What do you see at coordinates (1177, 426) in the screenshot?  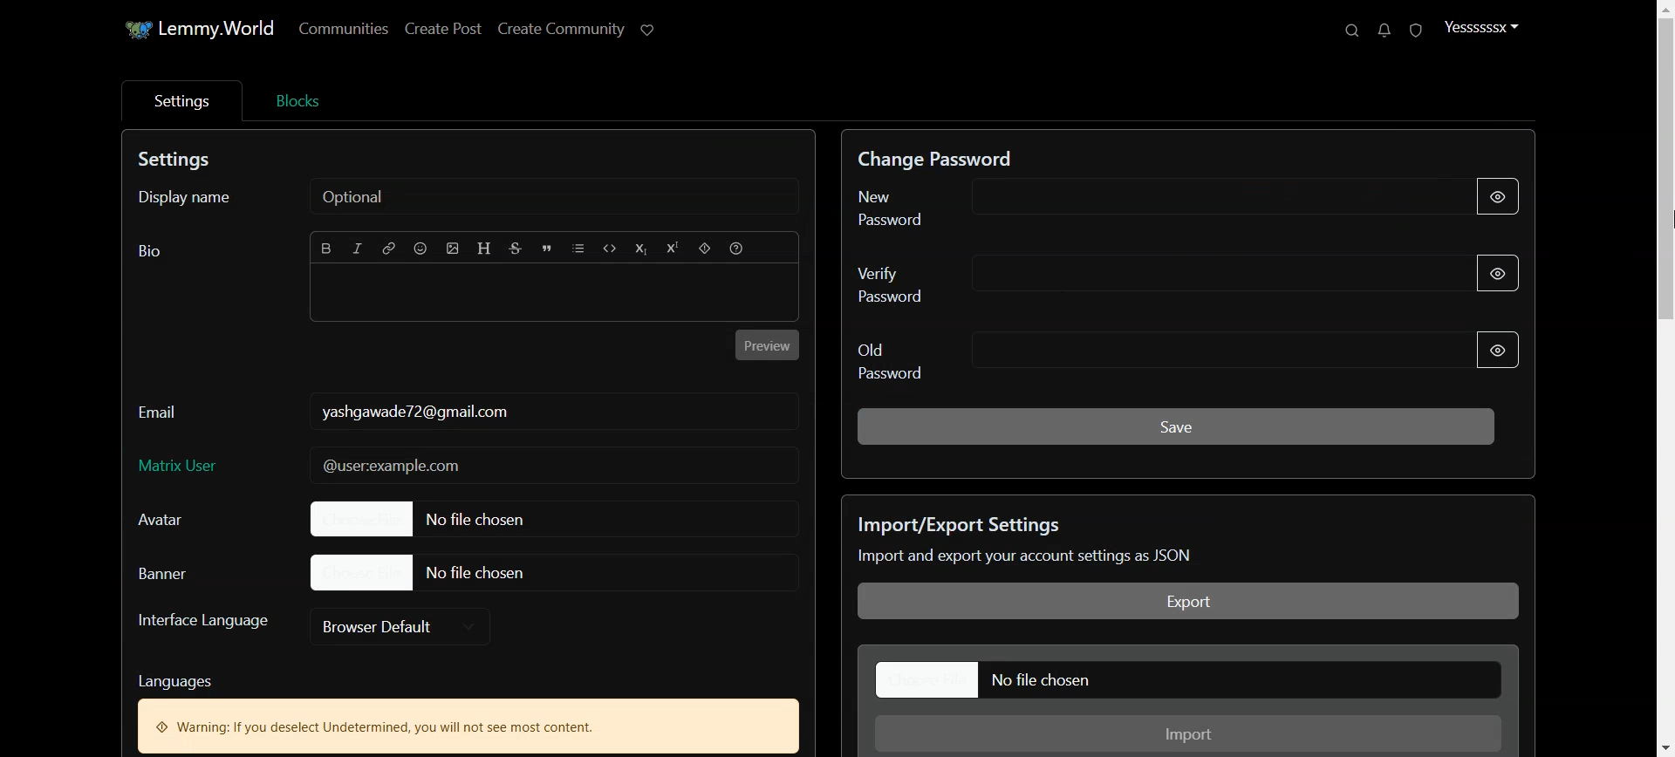 I see `Save` at bounding box center [1177, 426].